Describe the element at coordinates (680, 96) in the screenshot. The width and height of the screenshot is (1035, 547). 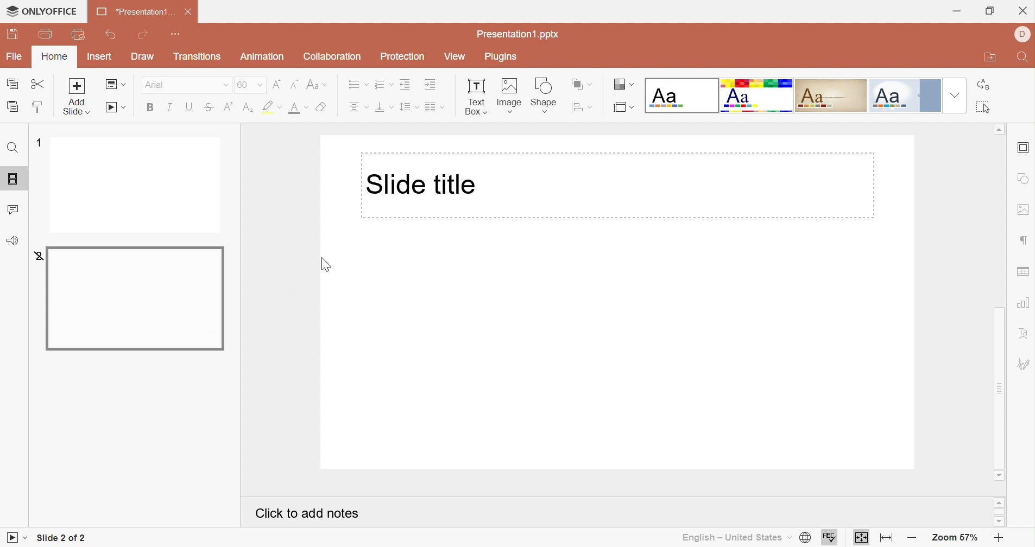
I see `Blank` at that location.